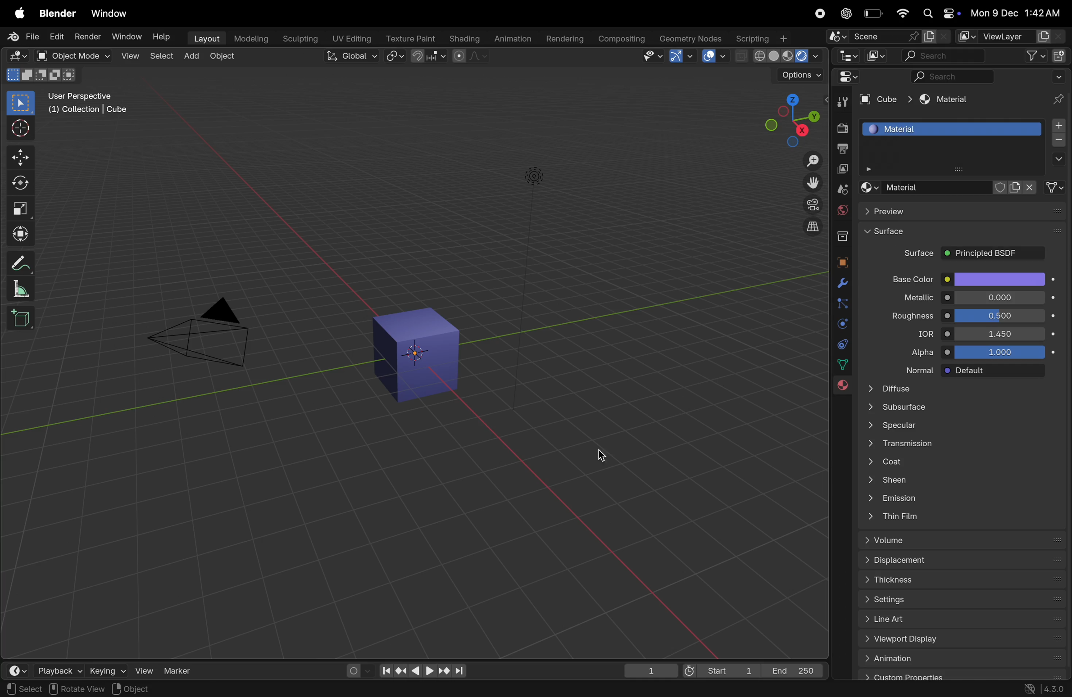 Image resolution: width=1072 pixels, height=697 pixels. I want to click on composting, so click(622, 39).